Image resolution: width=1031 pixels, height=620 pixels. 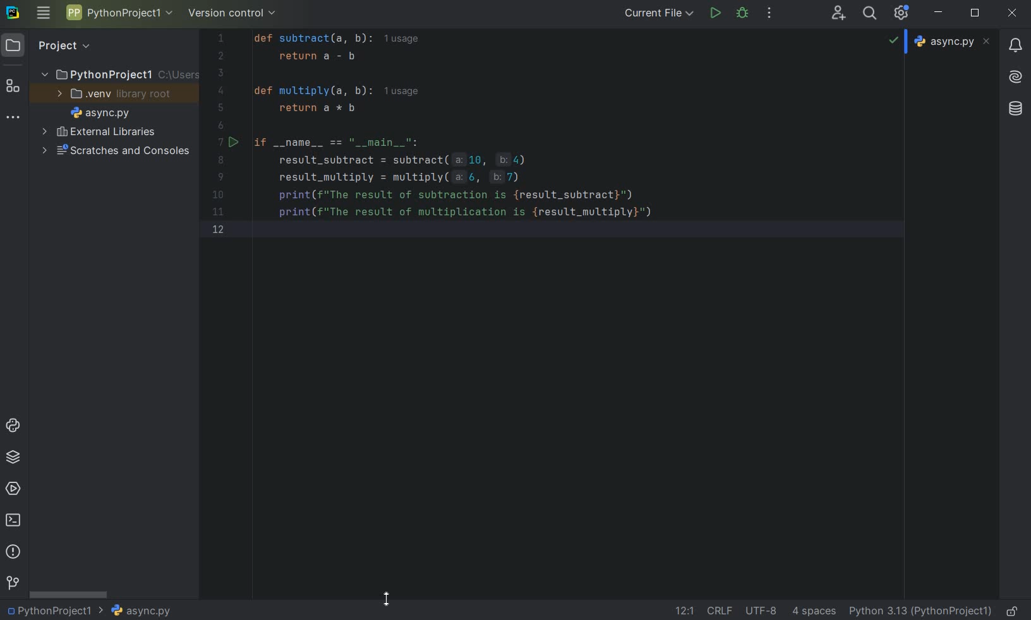 I want to click on problems, so click(x=13, y=552).